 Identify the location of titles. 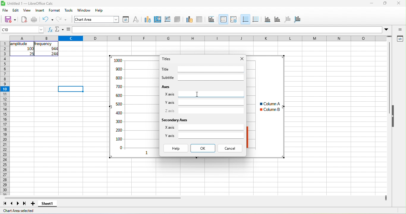
(212, 20).